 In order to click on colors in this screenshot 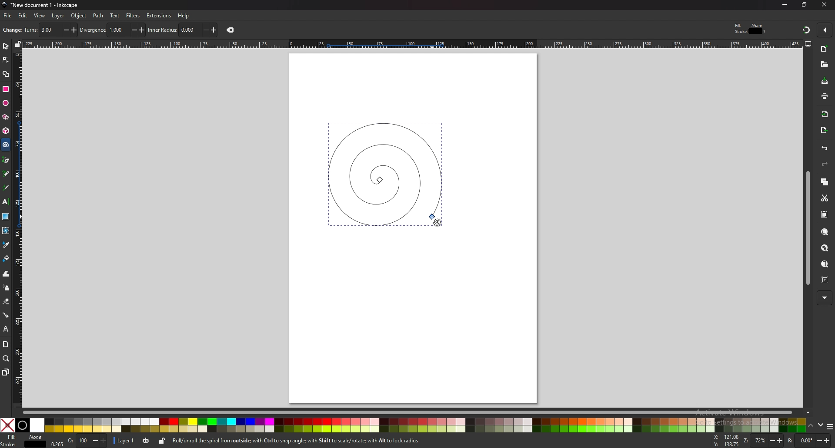, I will do `click(404, 425)`.